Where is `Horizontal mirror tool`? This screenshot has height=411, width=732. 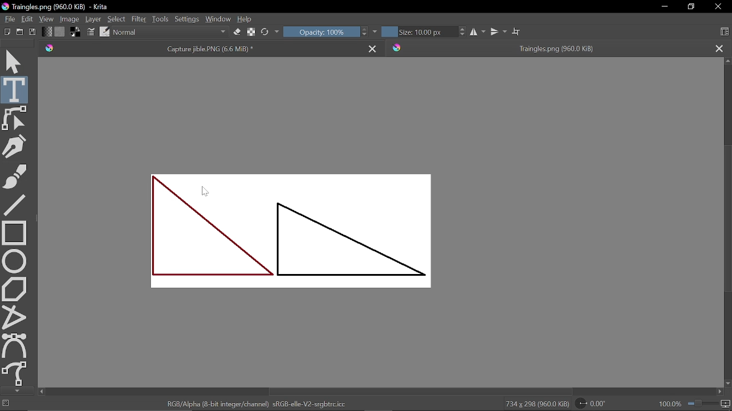
Horizontal mirror tool is located at coordinates (477, 32).